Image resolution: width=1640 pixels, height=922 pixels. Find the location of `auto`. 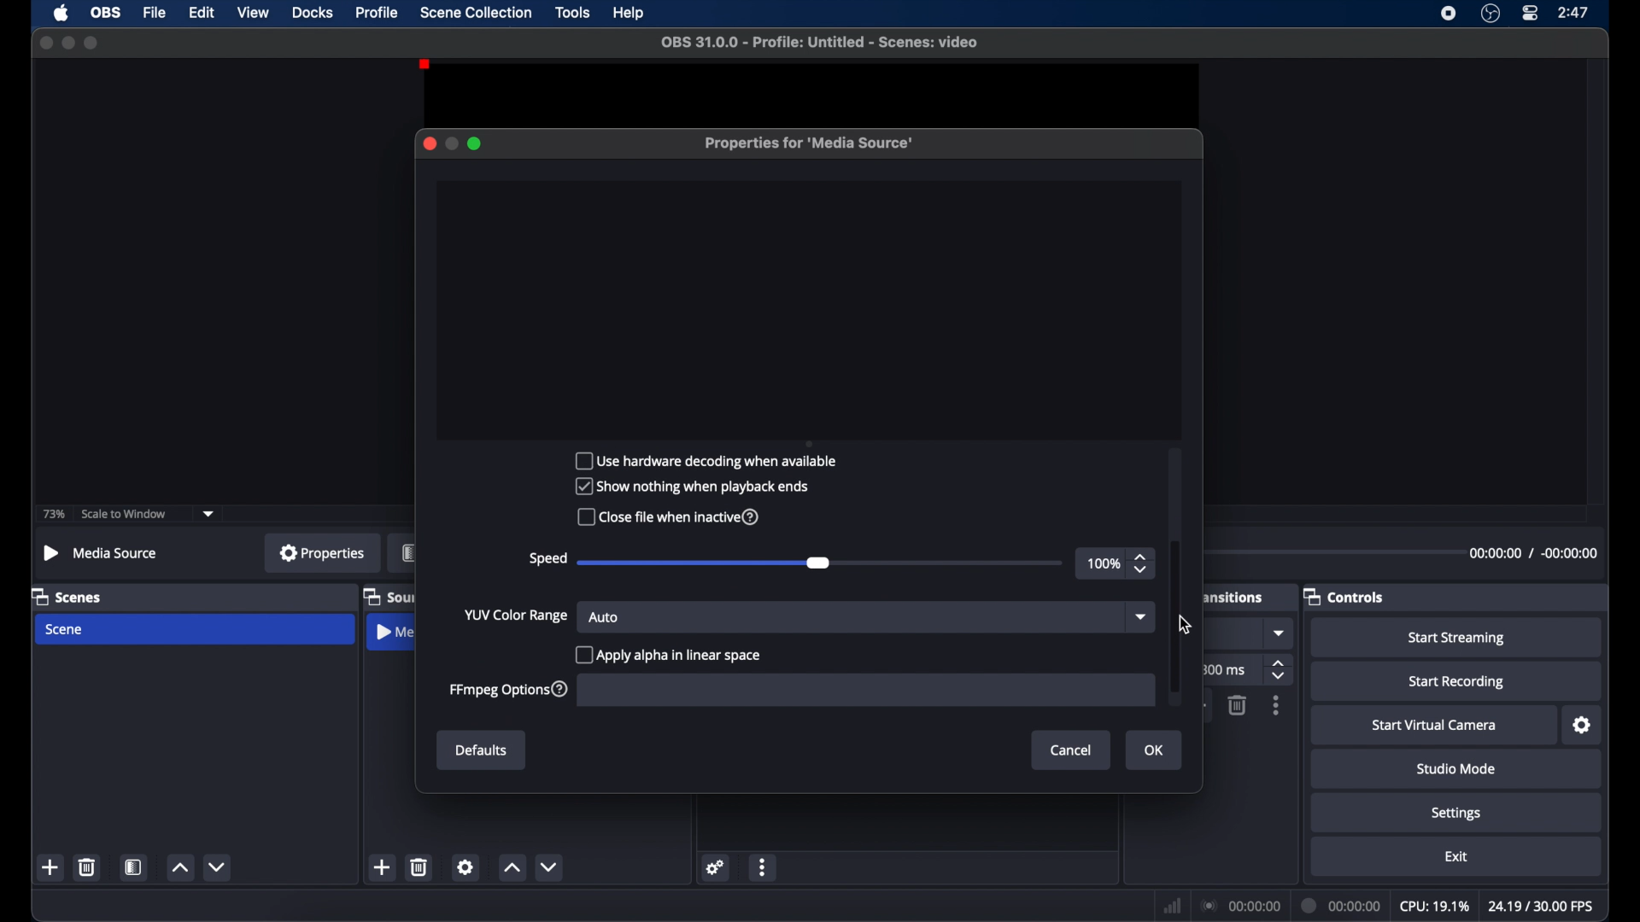

auto is located at coordinates (604, 616).